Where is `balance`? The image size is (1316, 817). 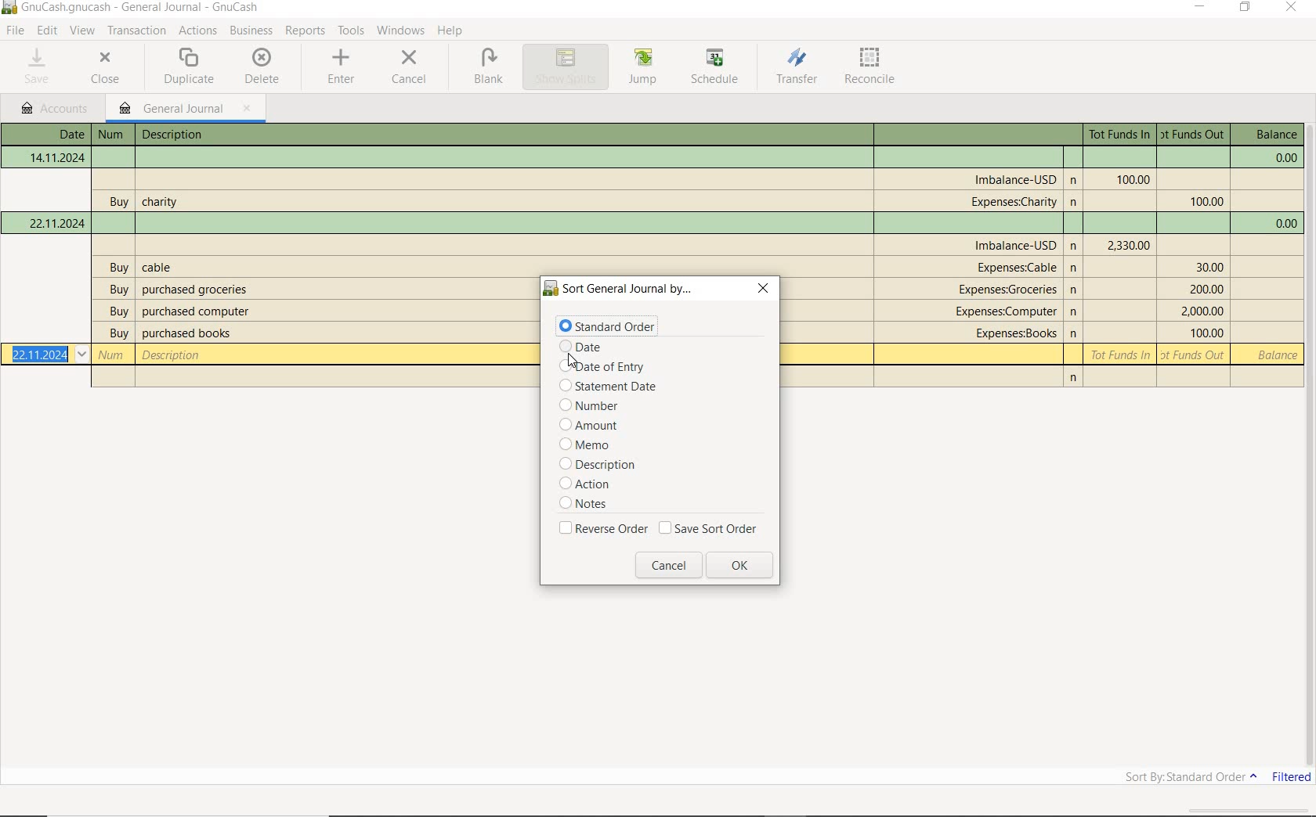
balance is located at coordinates (1282, 159).